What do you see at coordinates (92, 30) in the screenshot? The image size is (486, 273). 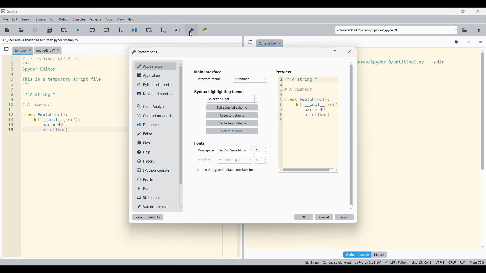 I see `Run current cell` at bounding box center [92, 30].